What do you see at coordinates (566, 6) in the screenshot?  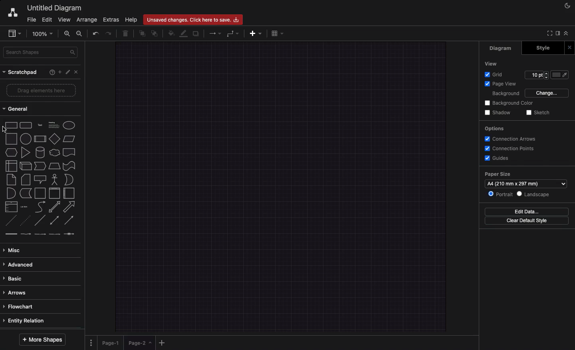 I see `Night shift ` at bounding box center [566, 6].